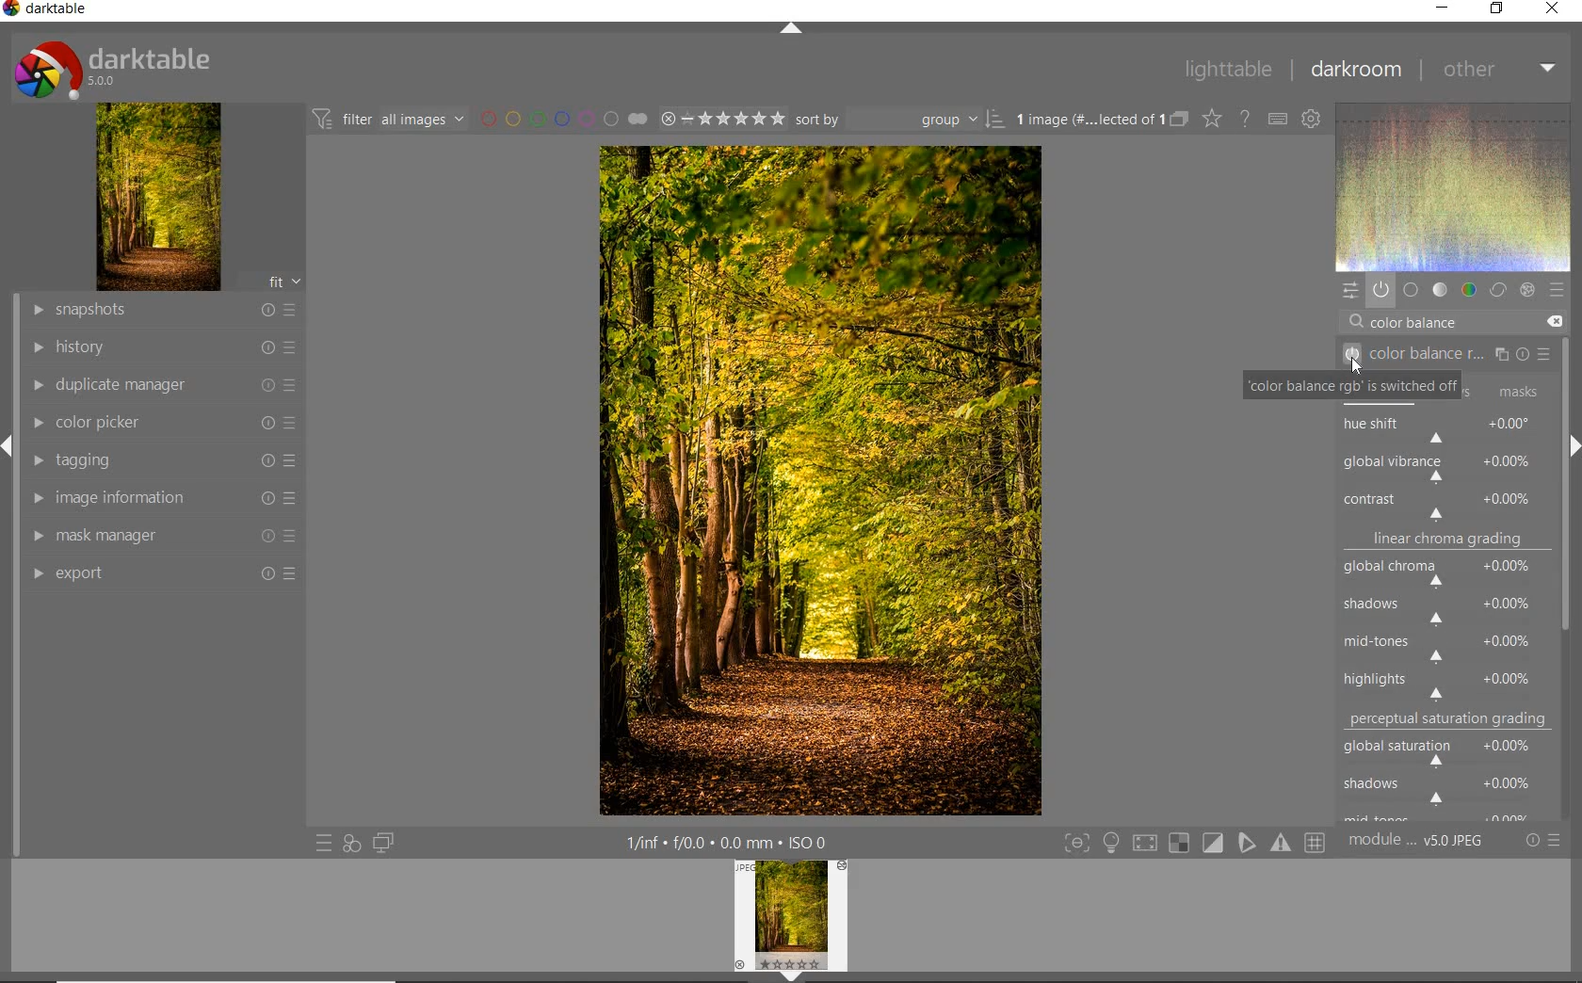  Describe the element at coordinates (387, 121) in the screenshot. I see `filter images` at that location.